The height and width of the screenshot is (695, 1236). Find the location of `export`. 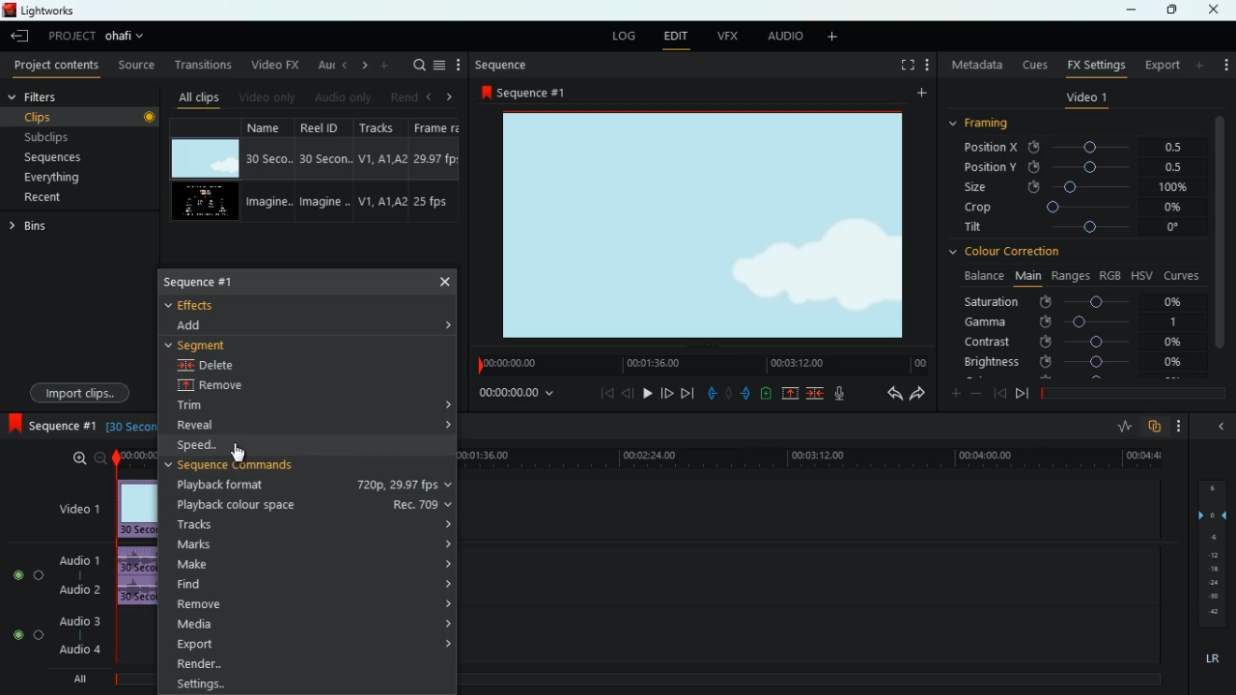

export is located at coordinates (223, 646).